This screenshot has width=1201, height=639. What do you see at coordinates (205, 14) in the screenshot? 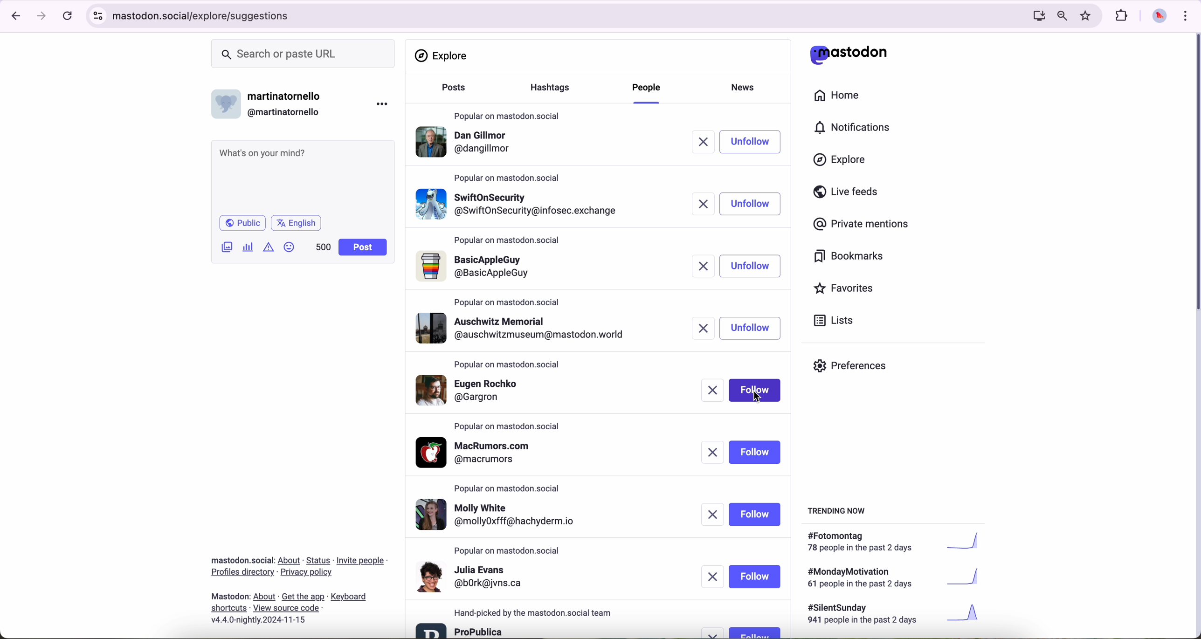
I see `URL` at bounding box center [205, 14].